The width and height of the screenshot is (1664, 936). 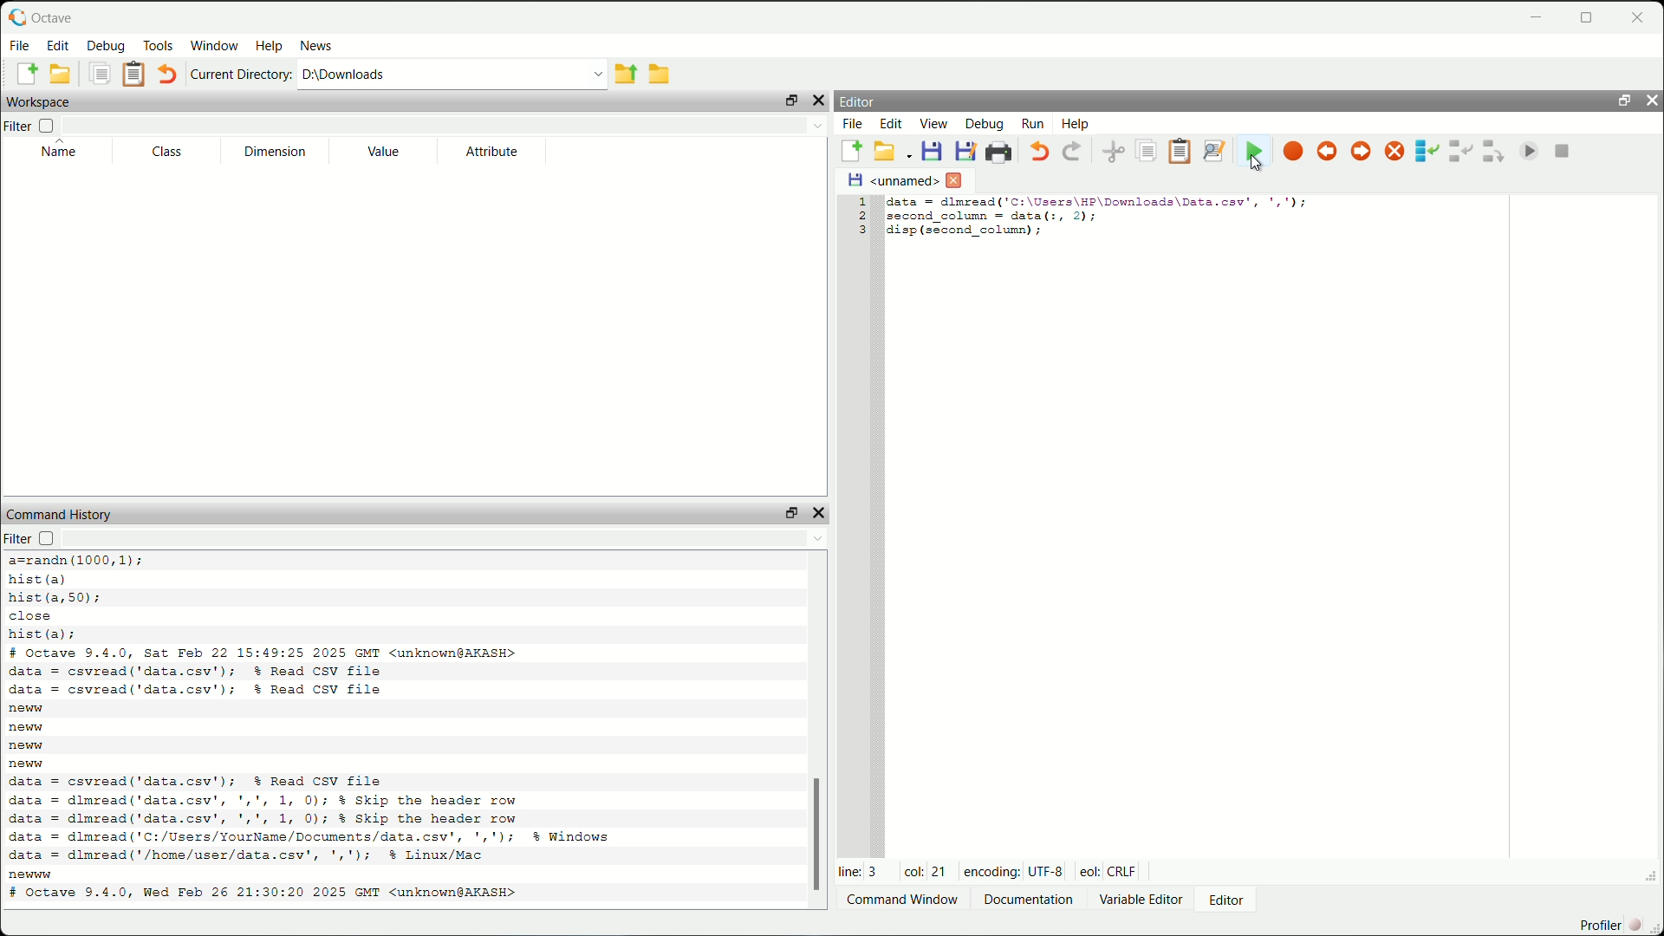 I want to click on continue, so click(x=1532, y=147).